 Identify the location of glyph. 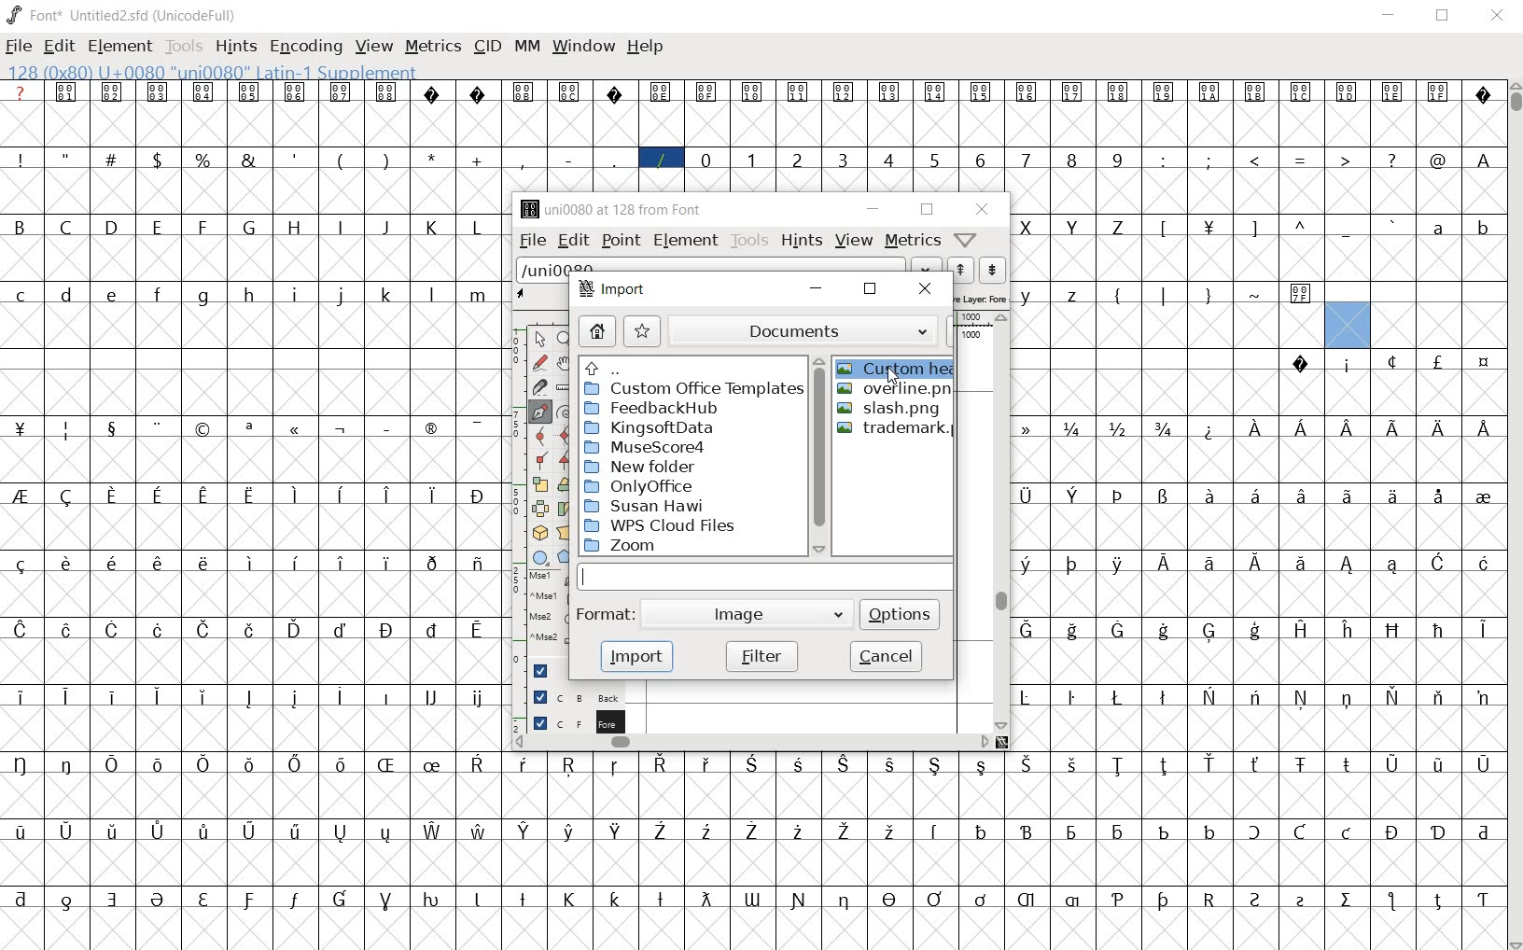
(1438, 91).